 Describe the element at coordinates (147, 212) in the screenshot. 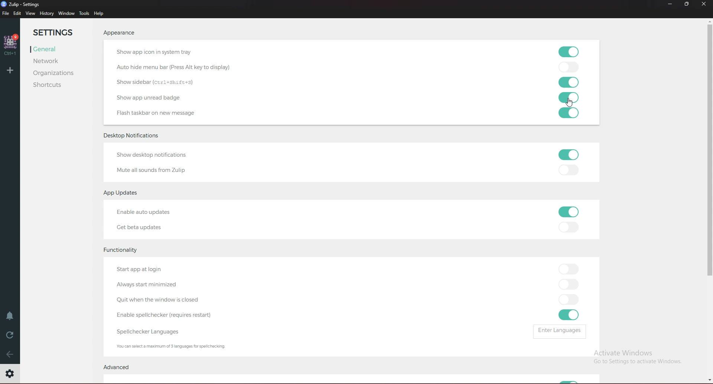

I see `Enable auto updates` at that location.